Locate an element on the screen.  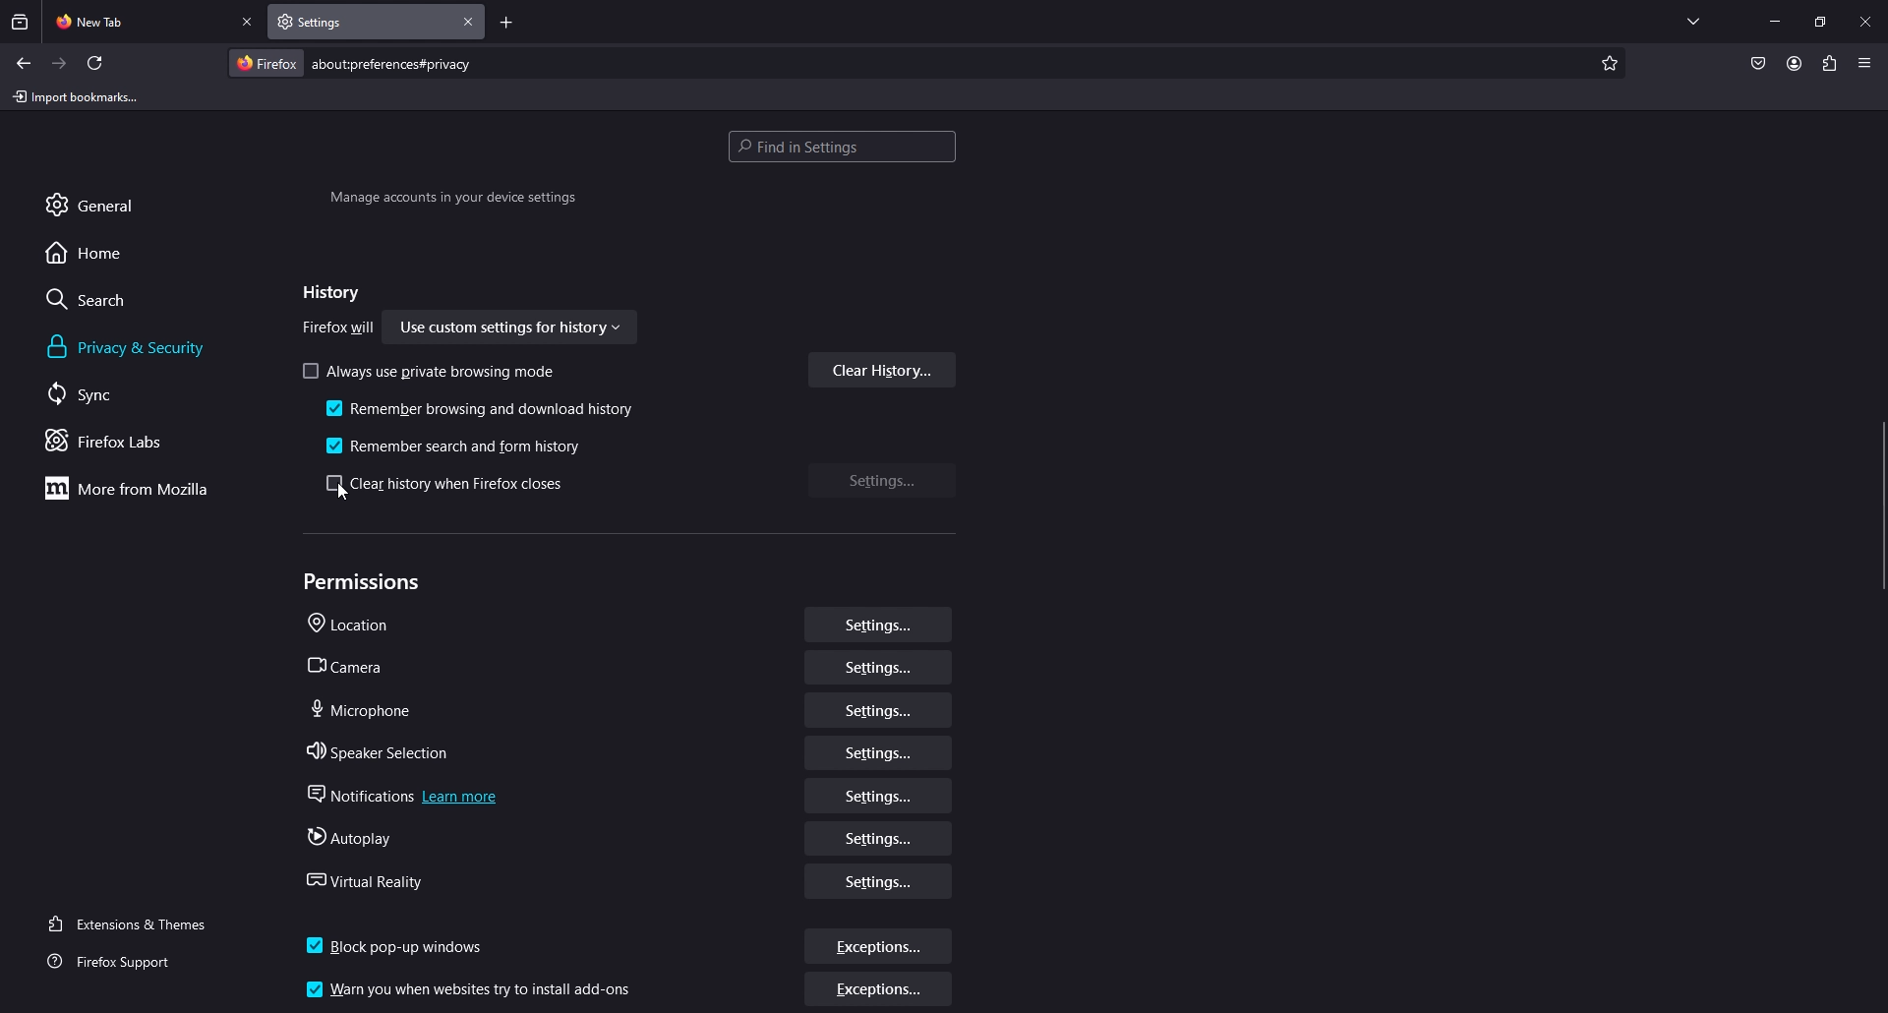
microphone is located at coordinates (363, 707).